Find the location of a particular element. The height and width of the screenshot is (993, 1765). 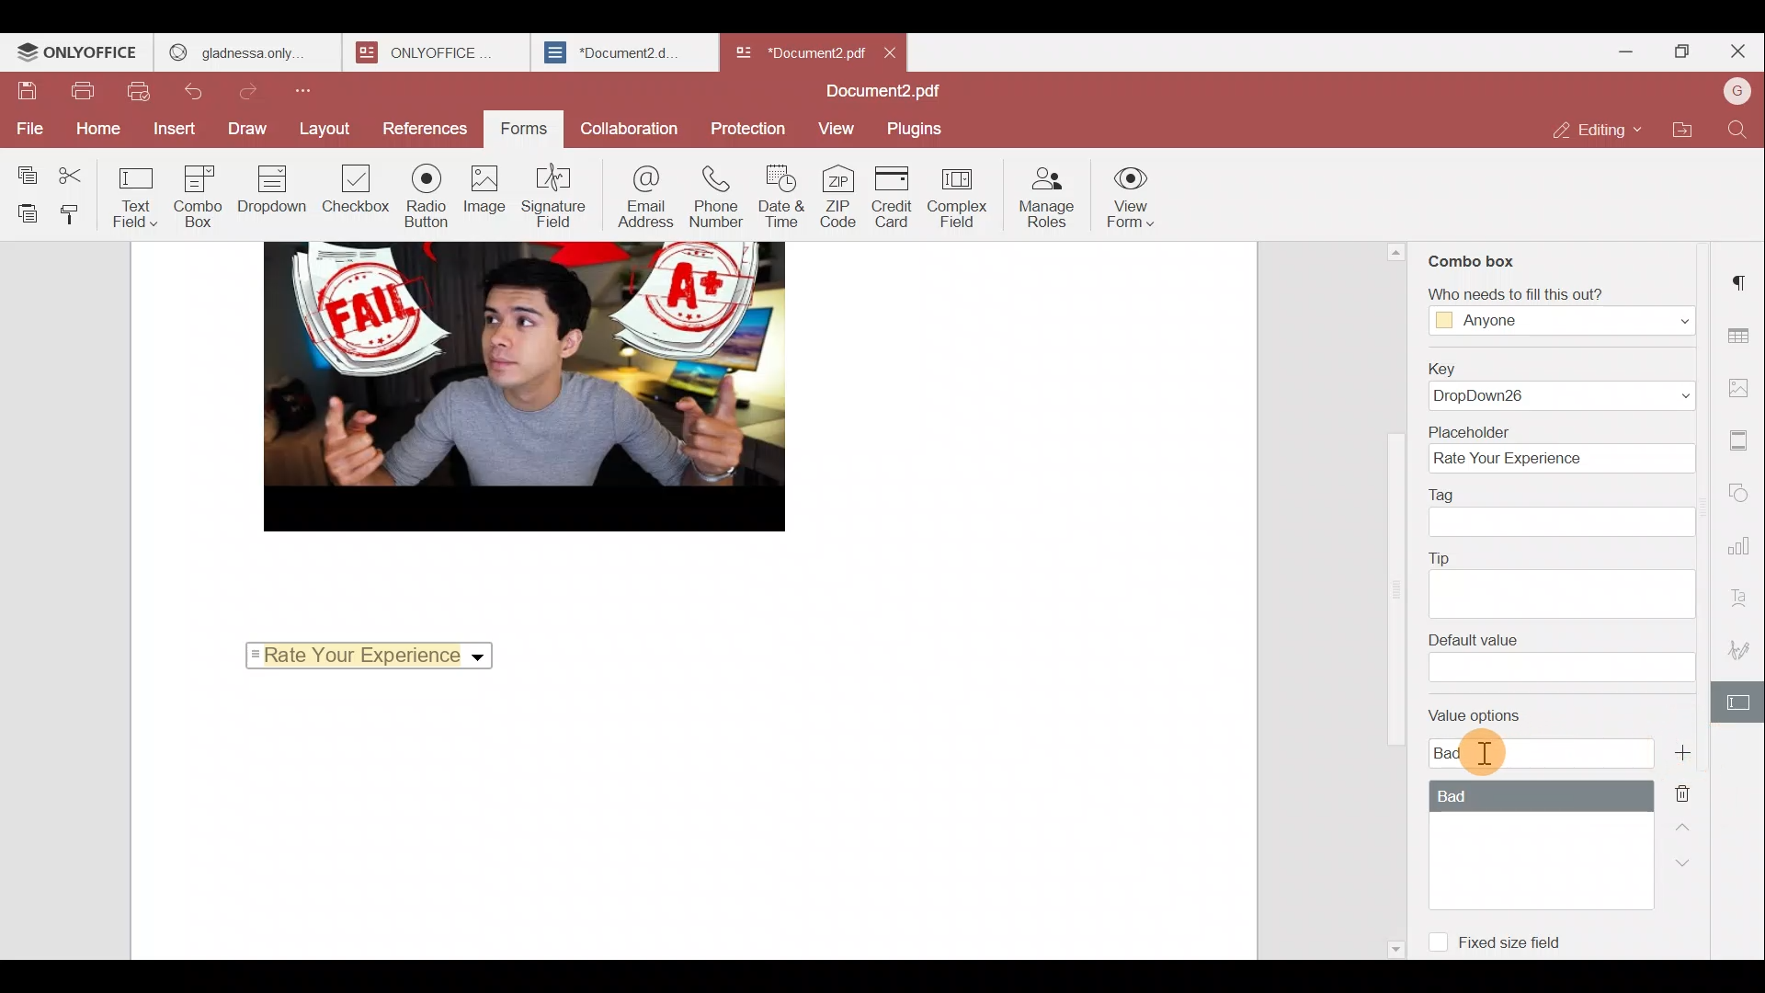

Paste is located at coordinates (24, 213).